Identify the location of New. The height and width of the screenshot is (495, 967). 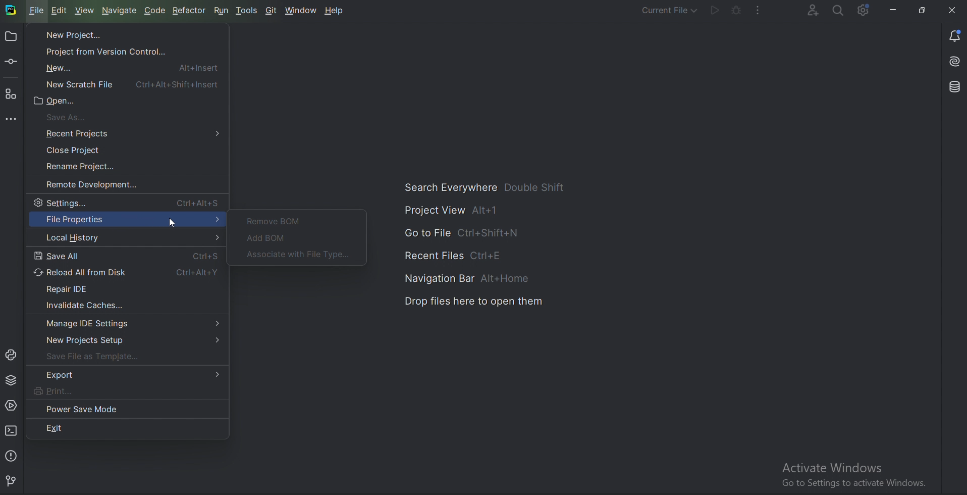
(128, 67).